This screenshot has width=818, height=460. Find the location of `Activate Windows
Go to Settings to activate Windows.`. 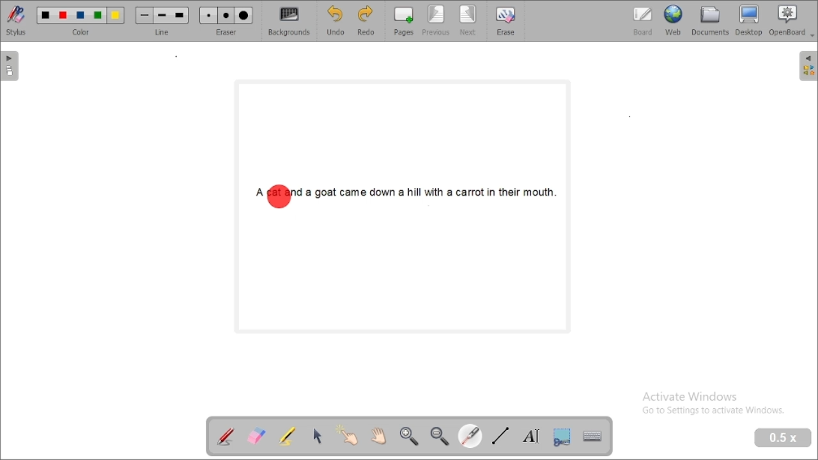

Activate Windows
Go to Settings to activate Windows. is located at coordinates (714, 404).